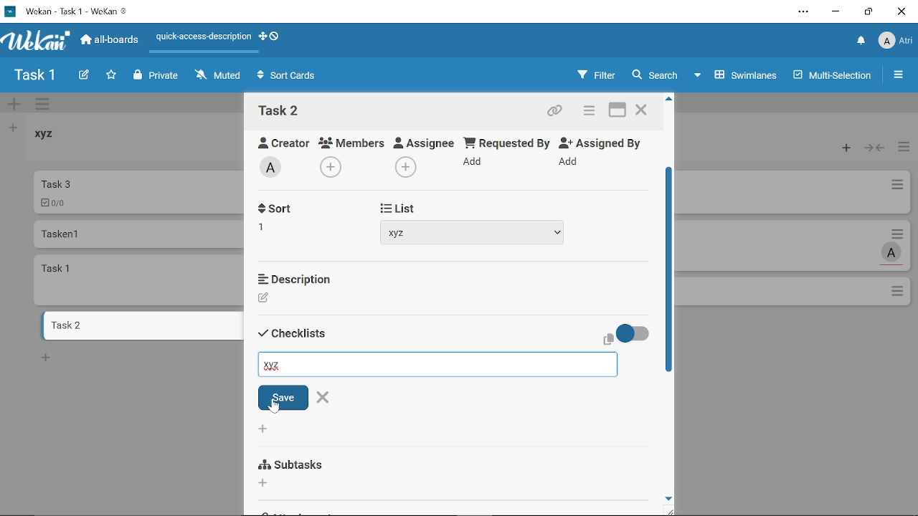  I want to click on Add, so click(475, 164).